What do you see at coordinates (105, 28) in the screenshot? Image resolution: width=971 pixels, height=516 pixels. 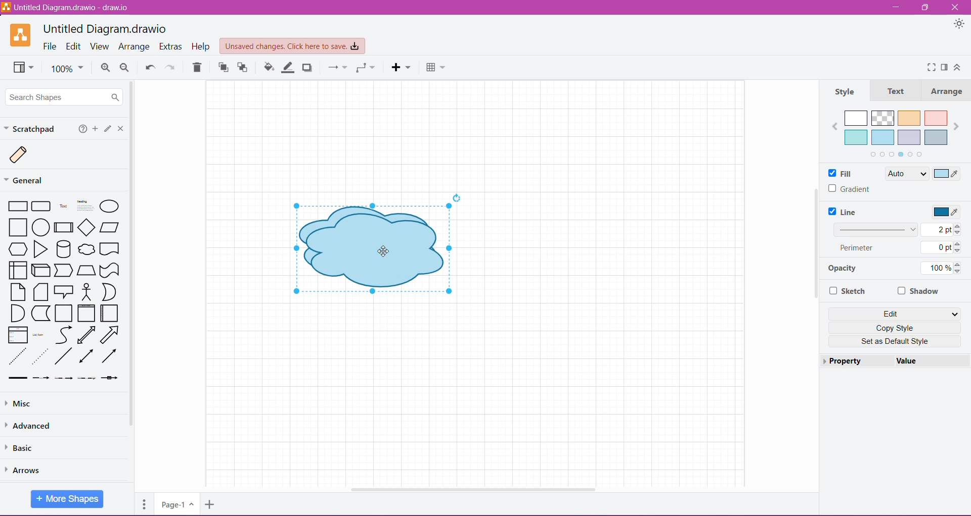 I see `Untitled Diagram.draw.io` at bounding box center [105, 28].